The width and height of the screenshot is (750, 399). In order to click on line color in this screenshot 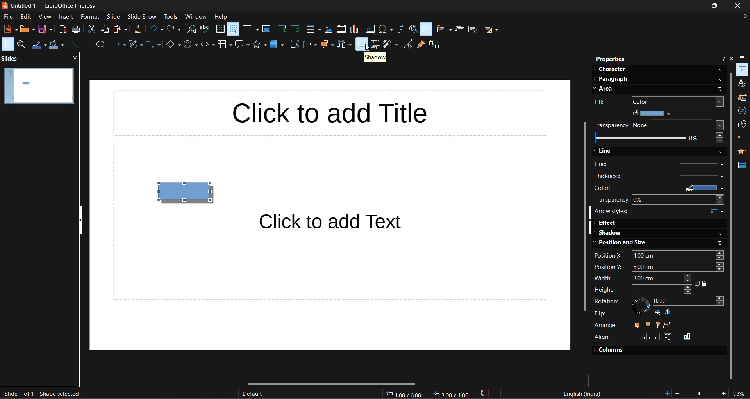, I will do `click(37, 45)`.